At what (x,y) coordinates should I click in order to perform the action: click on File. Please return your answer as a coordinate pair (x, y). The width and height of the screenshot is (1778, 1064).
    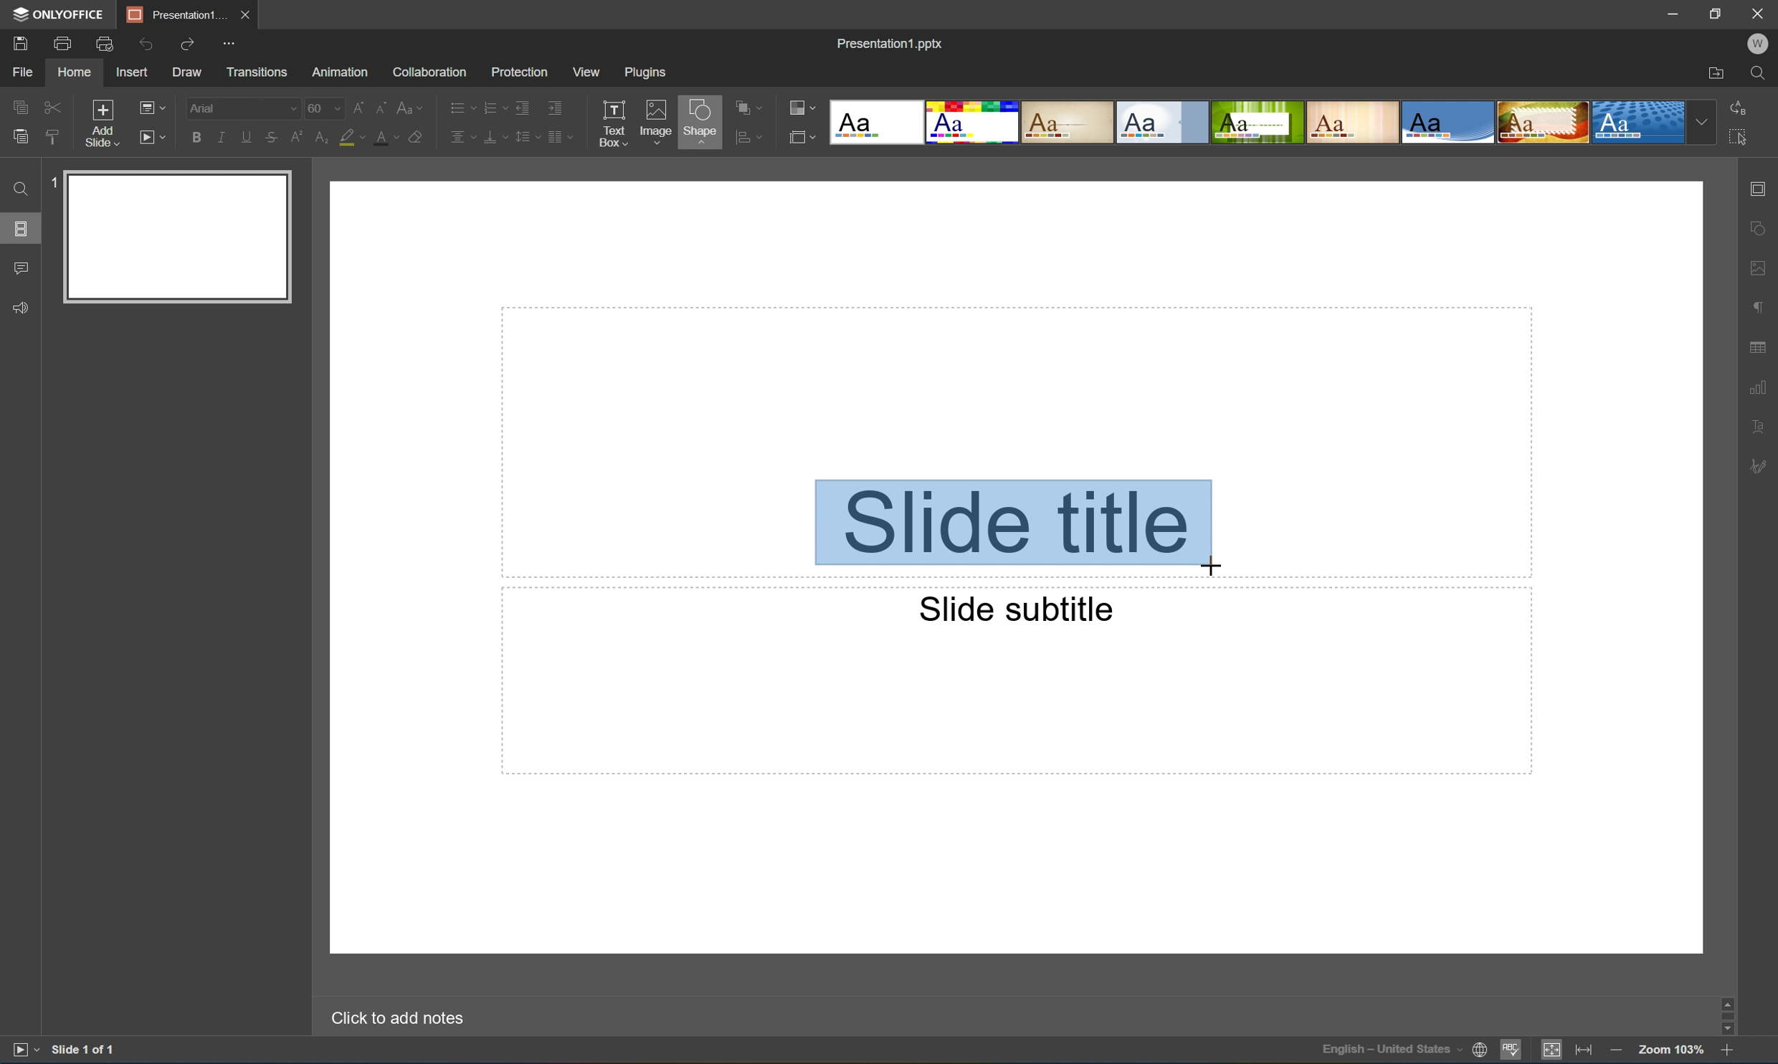
    Looking at the image, I should click on (27, 73).